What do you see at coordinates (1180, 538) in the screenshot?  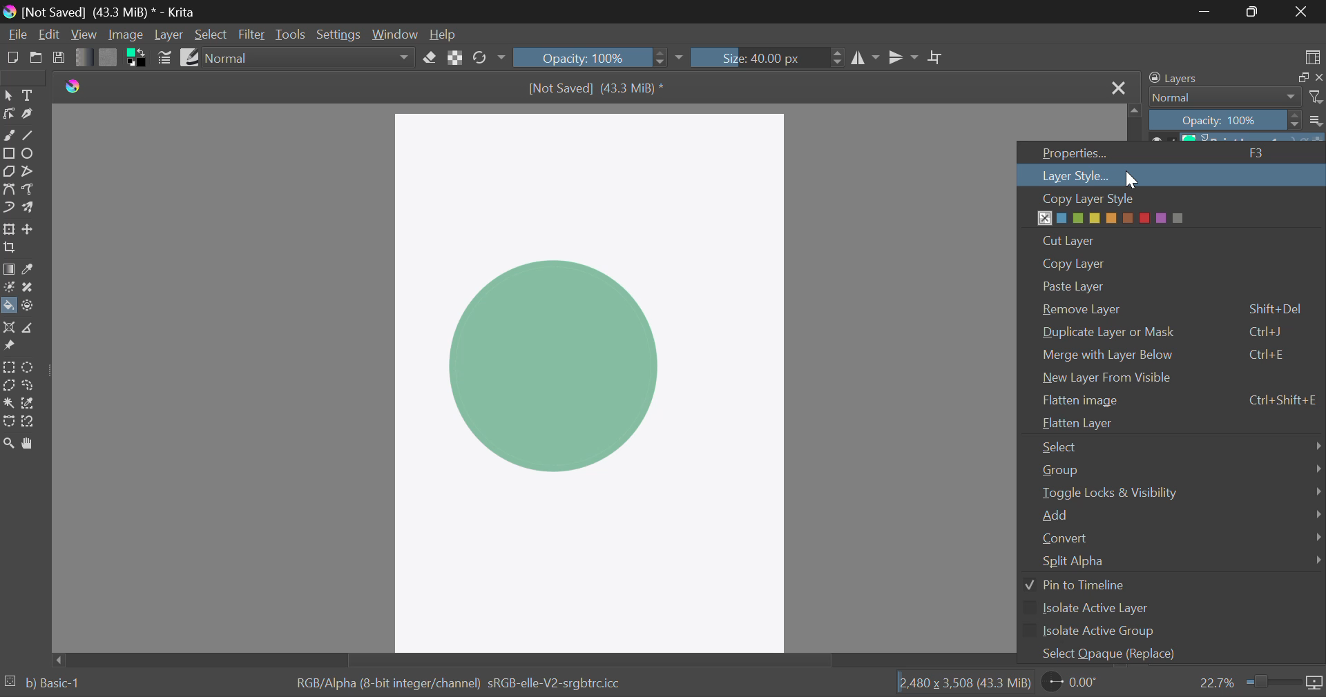 I see `Convert` at bounding box center [1180, 538].